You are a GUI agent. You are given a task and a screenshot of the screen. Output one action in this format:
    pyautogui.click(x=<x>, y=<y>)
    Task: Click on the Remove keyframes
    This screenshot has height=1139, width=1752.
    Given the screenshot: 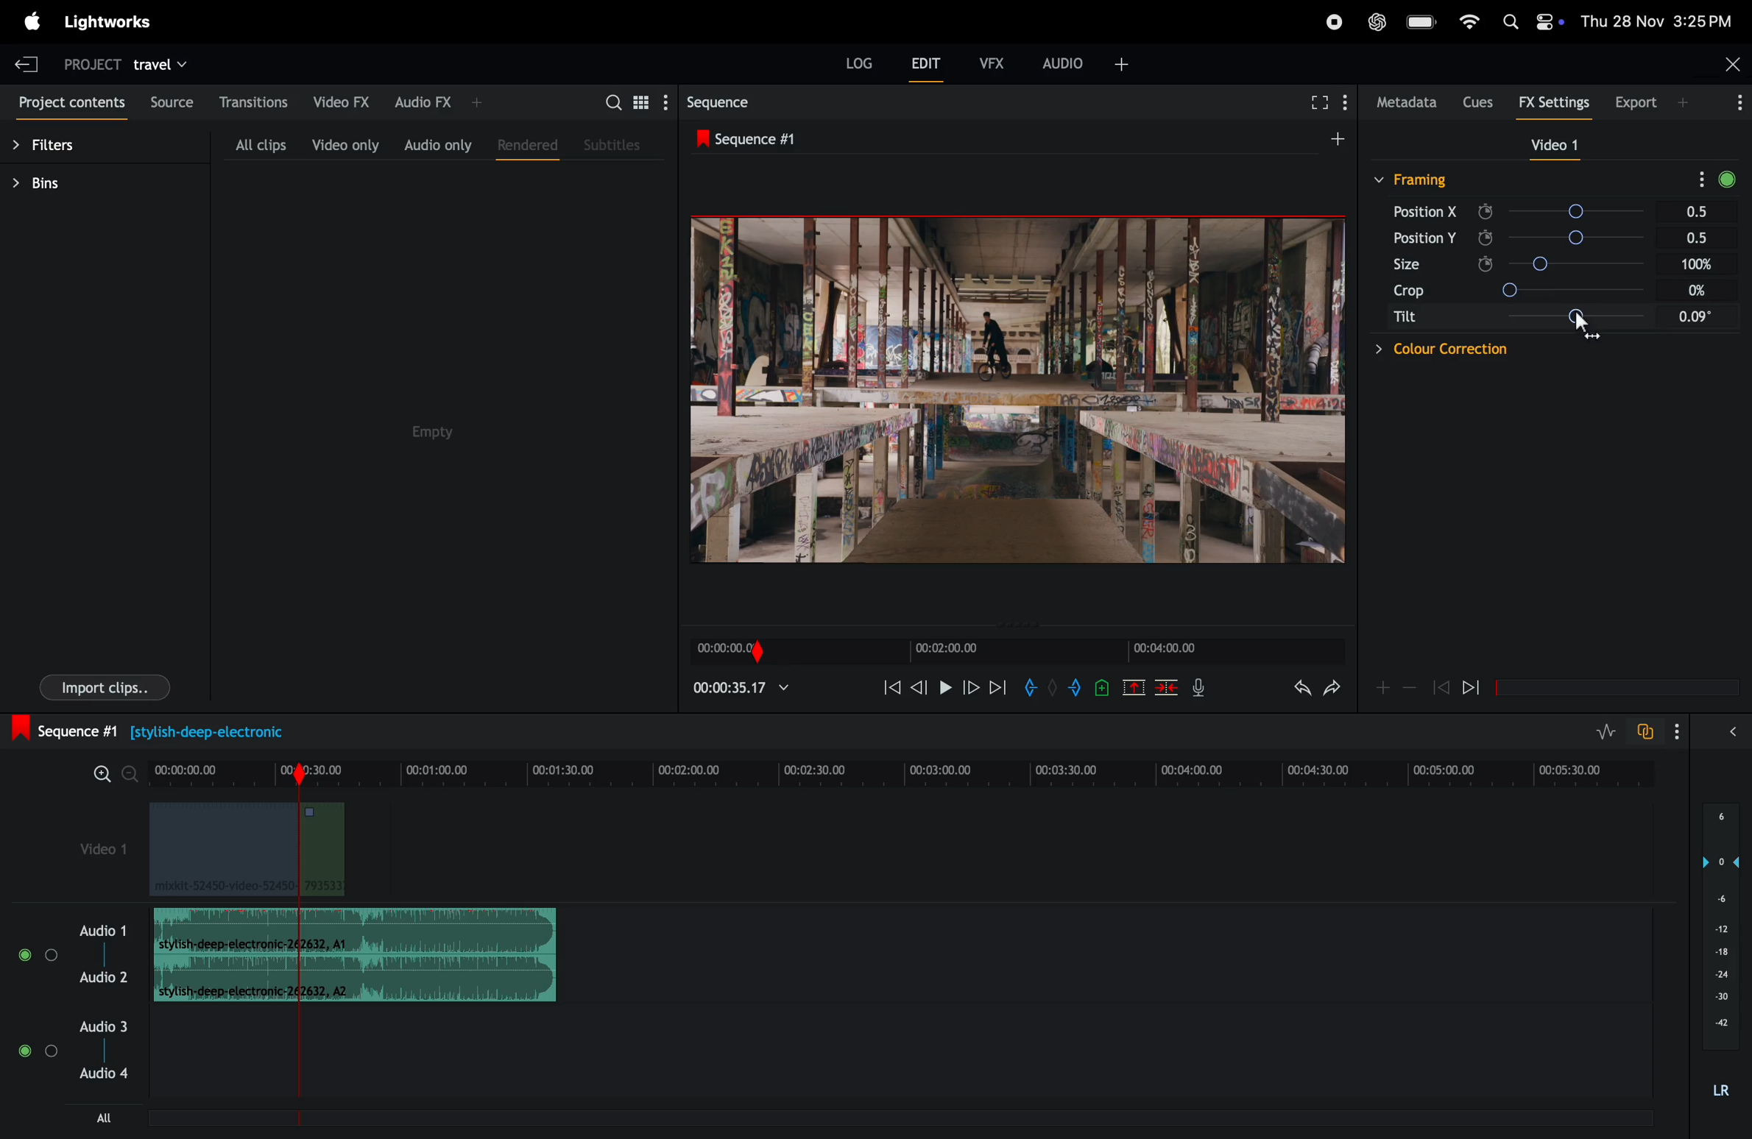 What is the action you would take?
    pyautogui.click(x=1411, y=692)
    